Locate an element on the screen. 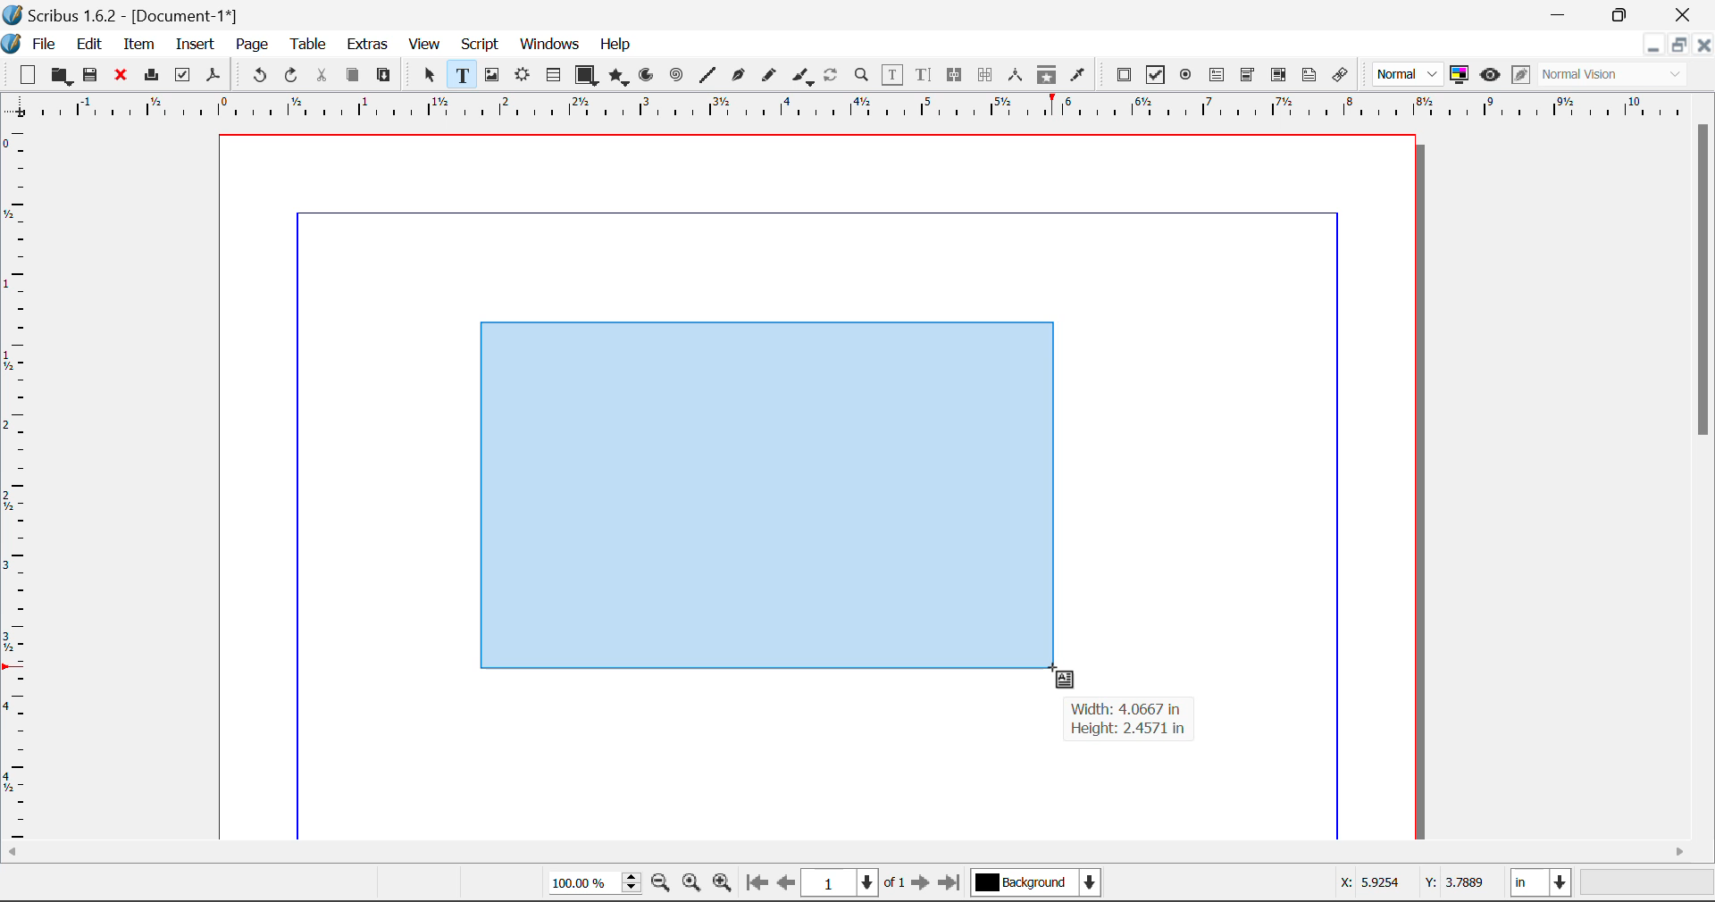 The height and width of the screenshot is (902, 1715). Width: 4.0667 in, Height: 2.4571 in is located at coordinates (1129, 720).